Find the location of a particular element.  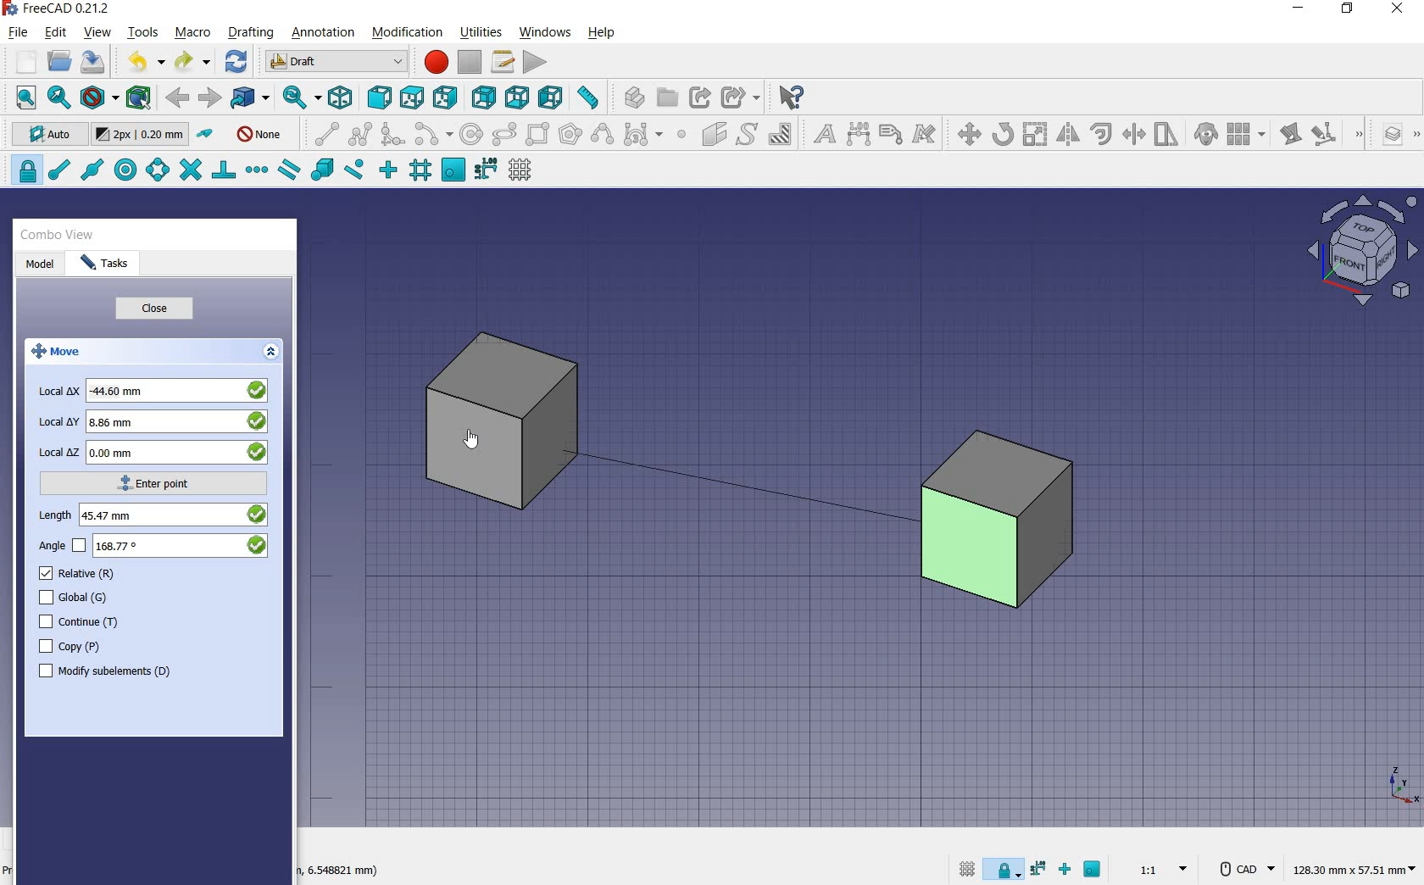

polyline is located at coordinates (361, 135).